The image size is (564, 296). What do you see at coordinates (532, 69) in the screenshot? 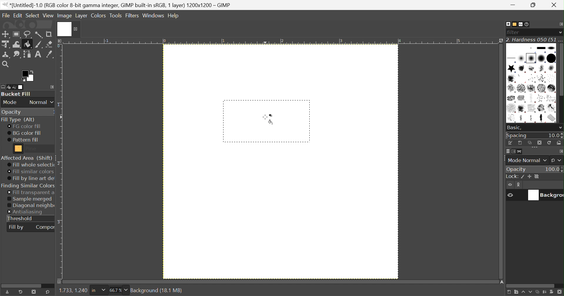
I see `Acrylic 02` at bounding box center [532, 69].